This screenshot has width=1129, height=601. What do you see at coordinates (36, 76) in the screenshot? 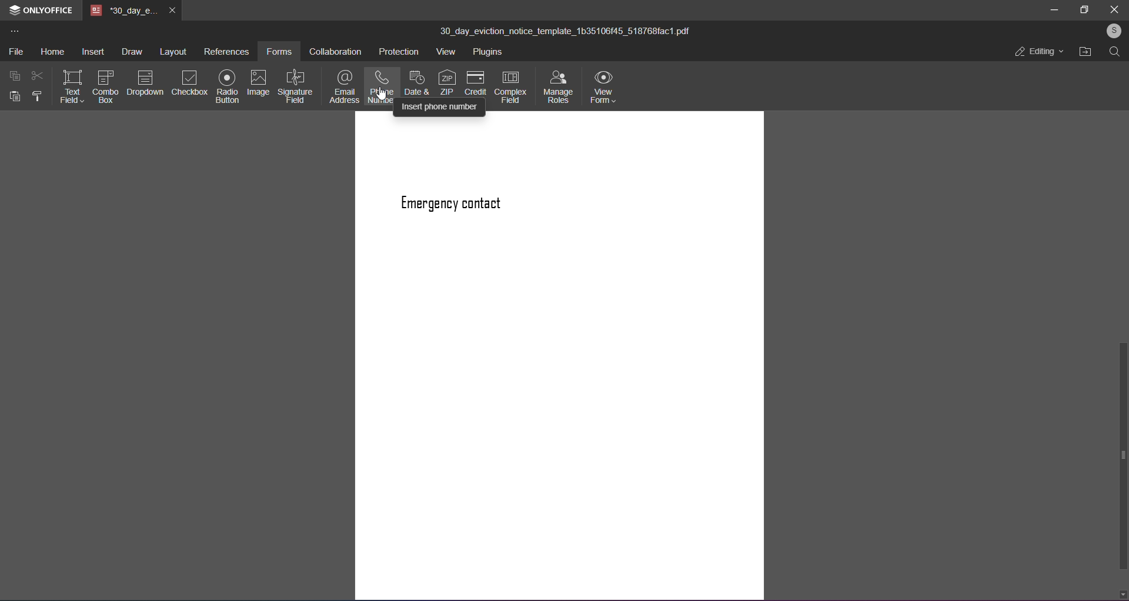
I see `cut` at bounding box center [36, 76].